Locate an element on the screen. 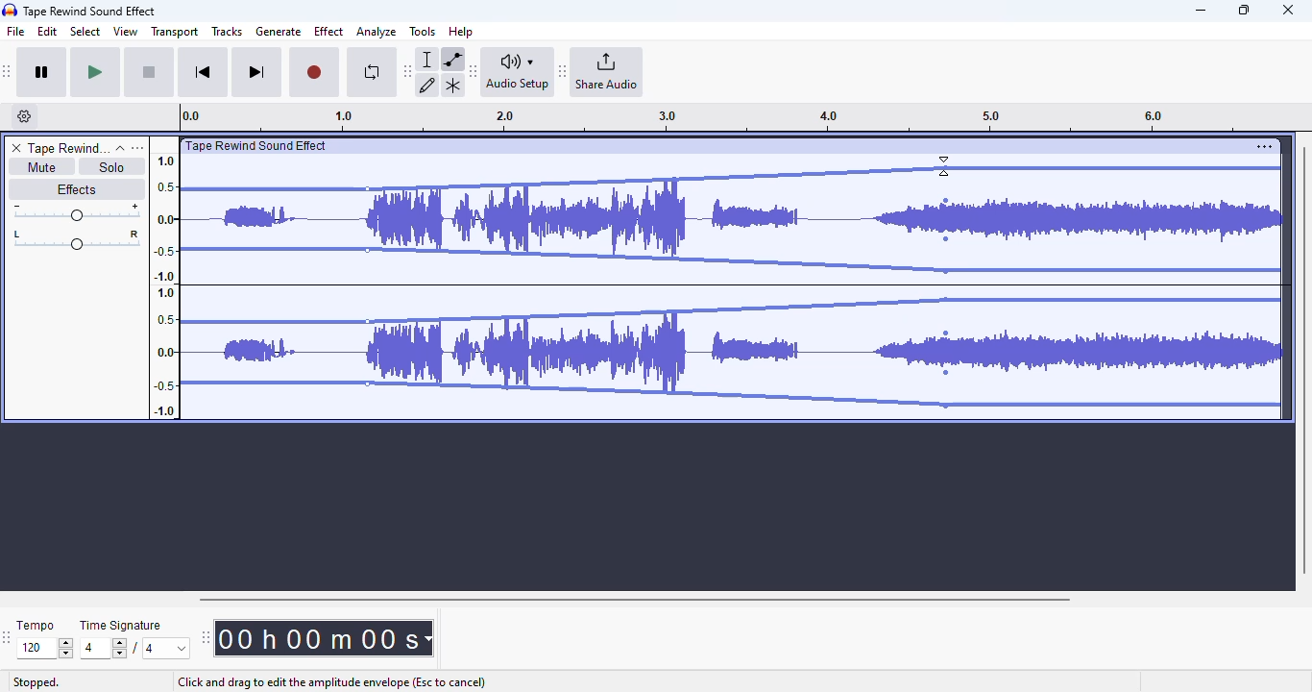 The height and width of the screenshot is (692, 1312). minimize is located at coordinates (1201, 11).